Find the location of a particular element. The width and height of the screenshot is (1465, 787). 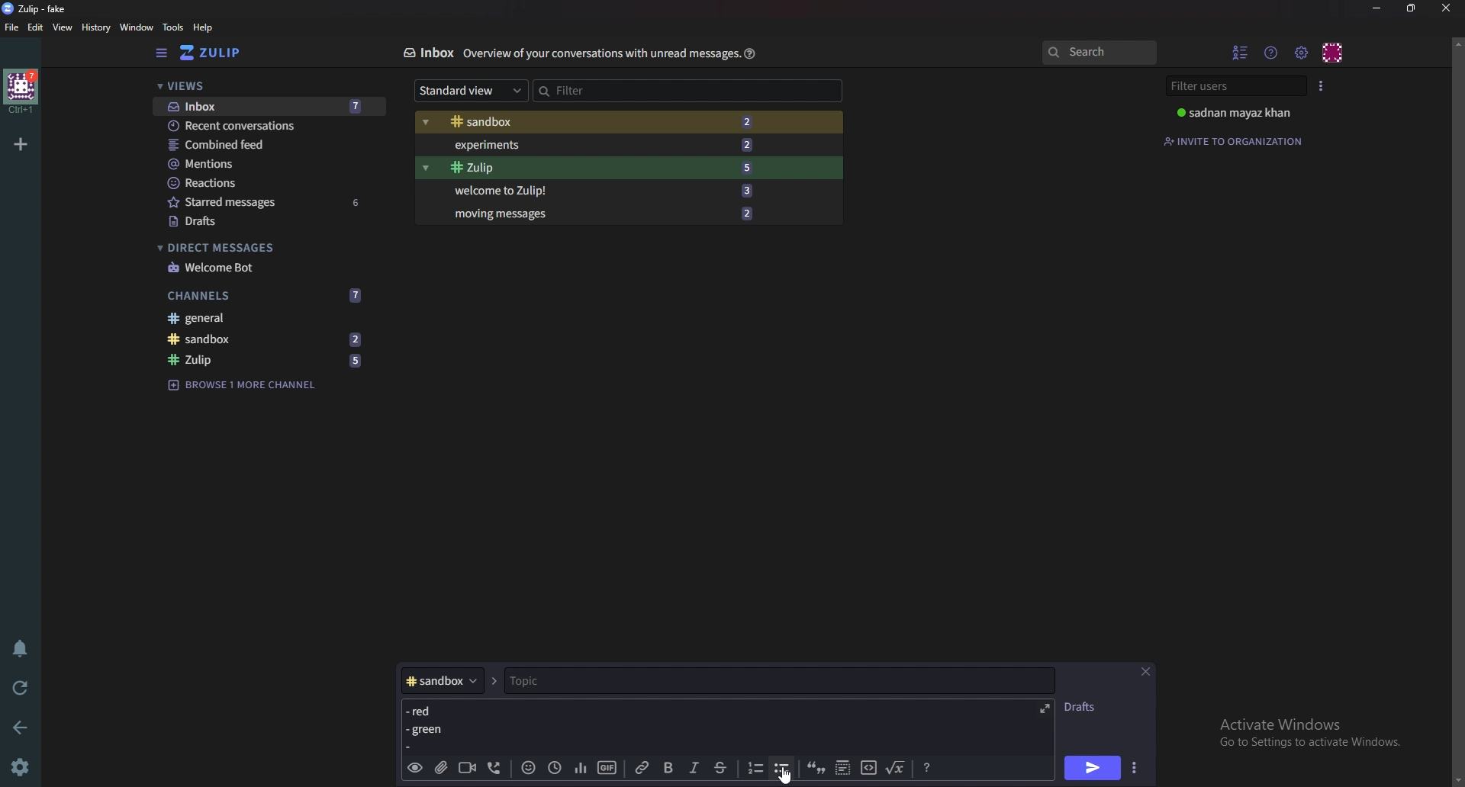

View is located at coordinates (63, 28).